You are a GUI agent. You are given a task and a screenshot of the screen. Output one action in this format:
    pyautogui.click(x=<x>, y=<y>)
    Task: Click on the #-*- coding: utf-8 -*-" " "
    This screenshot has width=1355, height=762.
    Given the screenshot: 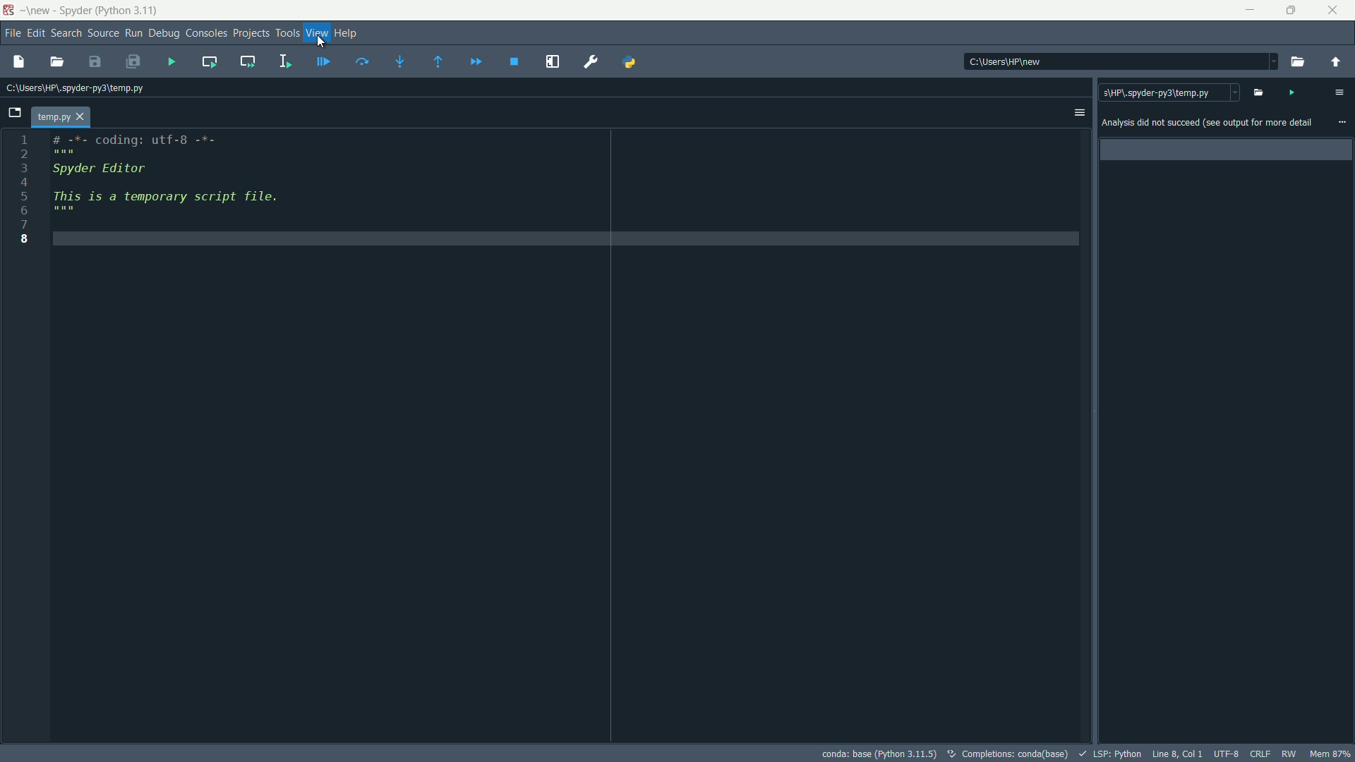 What is the action you would take?
    pyautogui.click(x=139, y=145)
    